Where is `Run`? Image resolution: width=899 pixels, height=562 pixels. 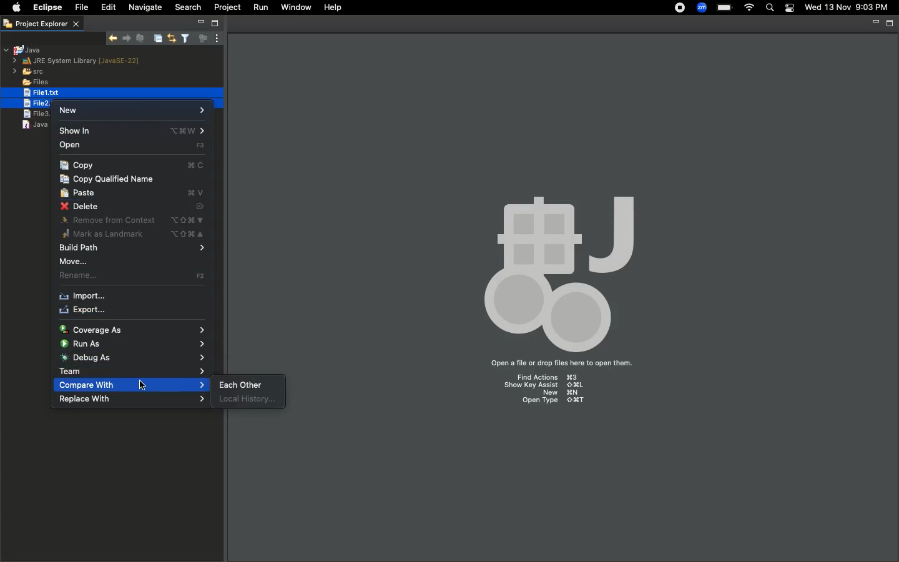
Run is located at coordinates (260, 7).